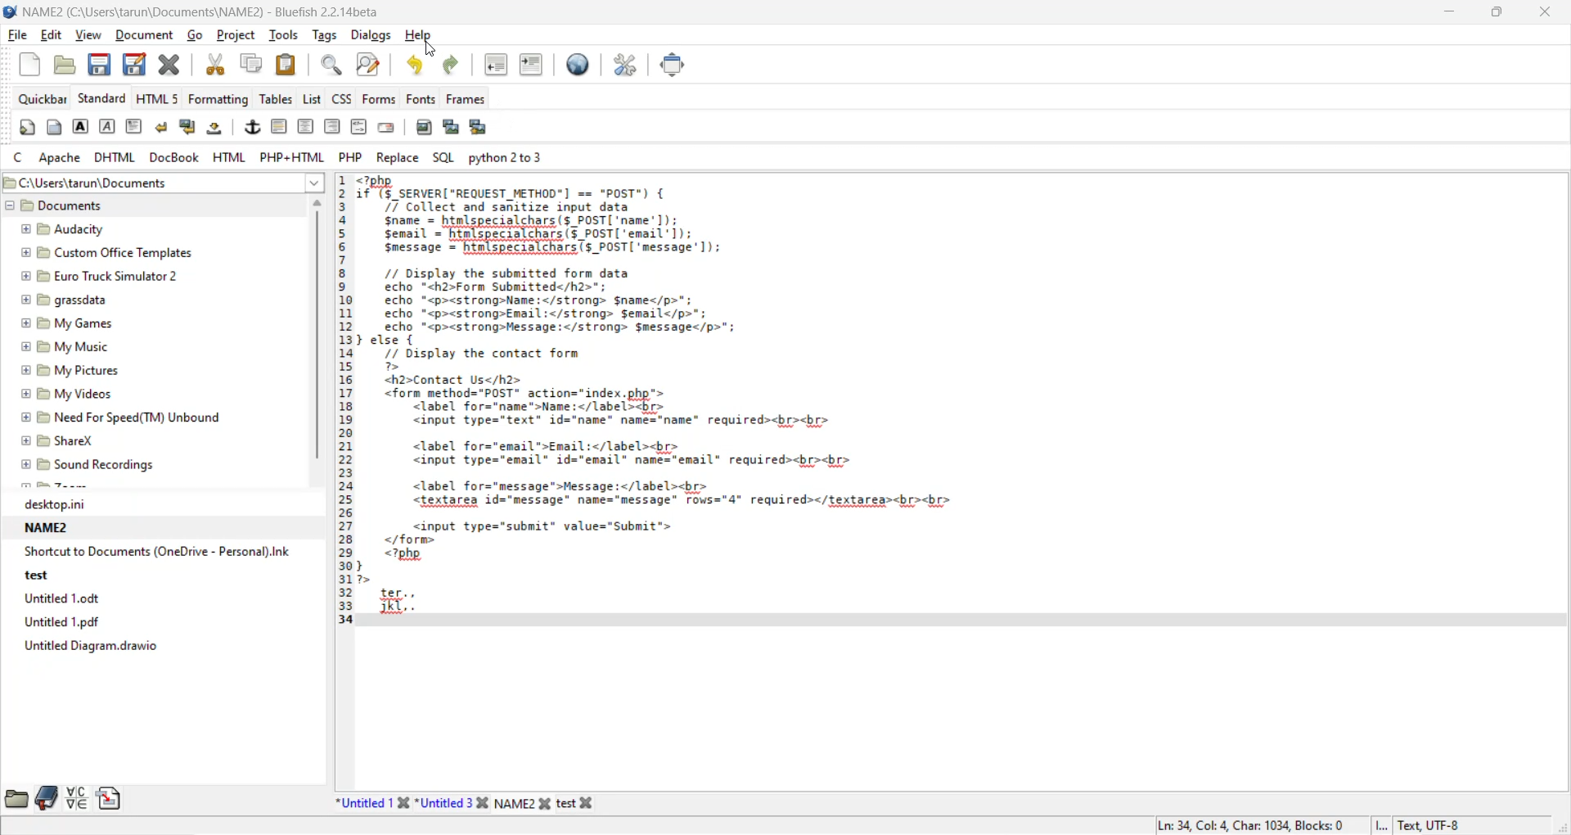  Describe the element at coordinates (133, 65) in the screenshot. I see `save as` at that location.